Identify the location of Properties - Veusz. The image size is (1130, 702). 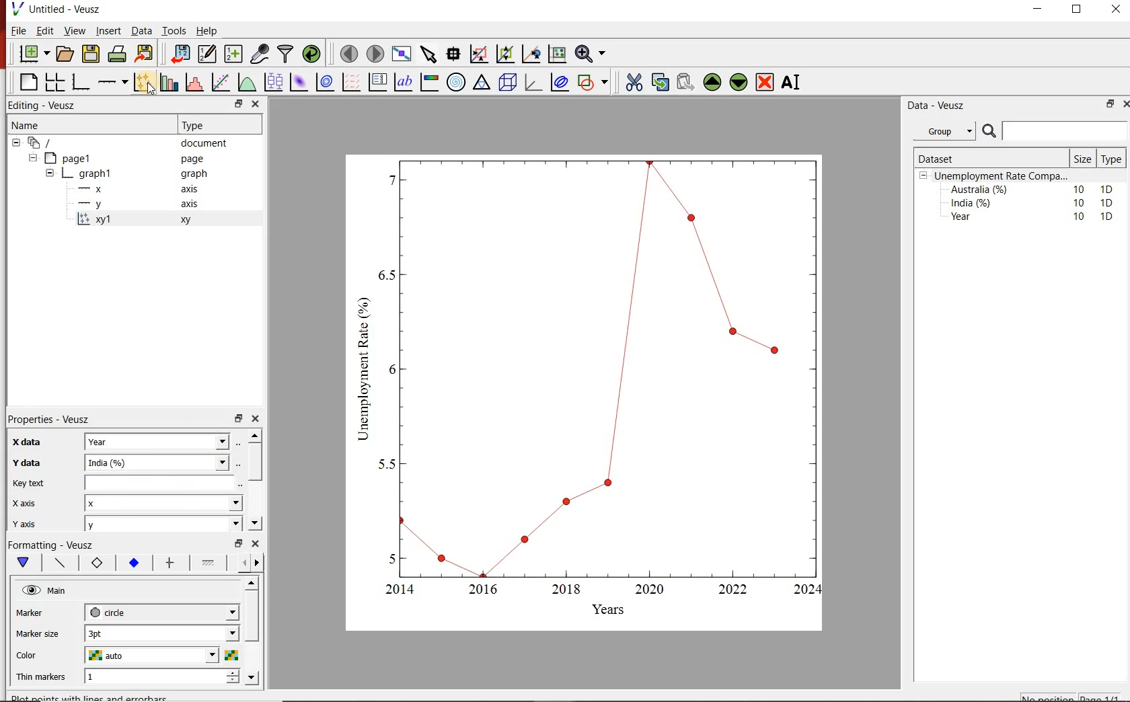
(51, 420).